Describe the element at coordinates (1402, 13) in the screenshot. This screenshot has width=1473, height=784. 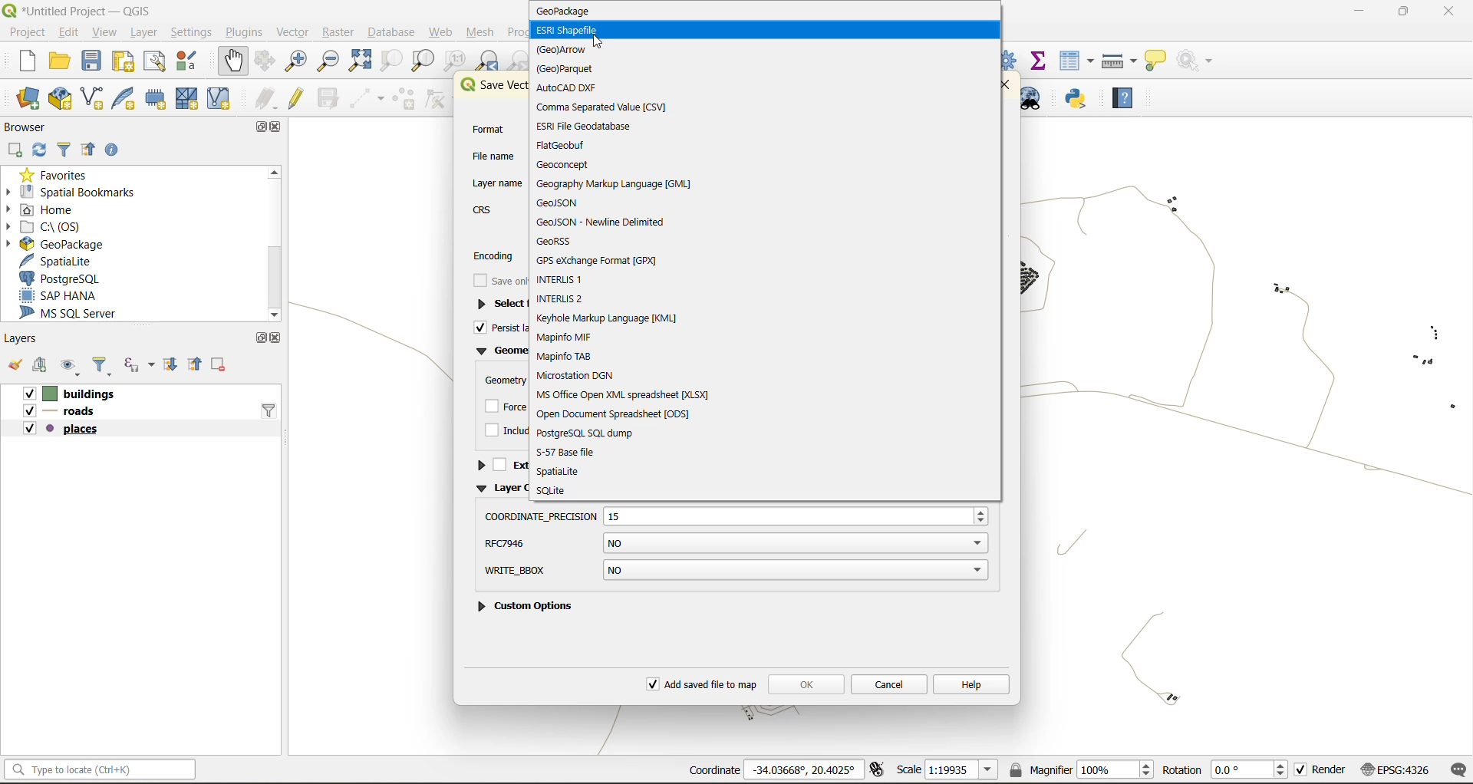
I see `maximize` at that location.